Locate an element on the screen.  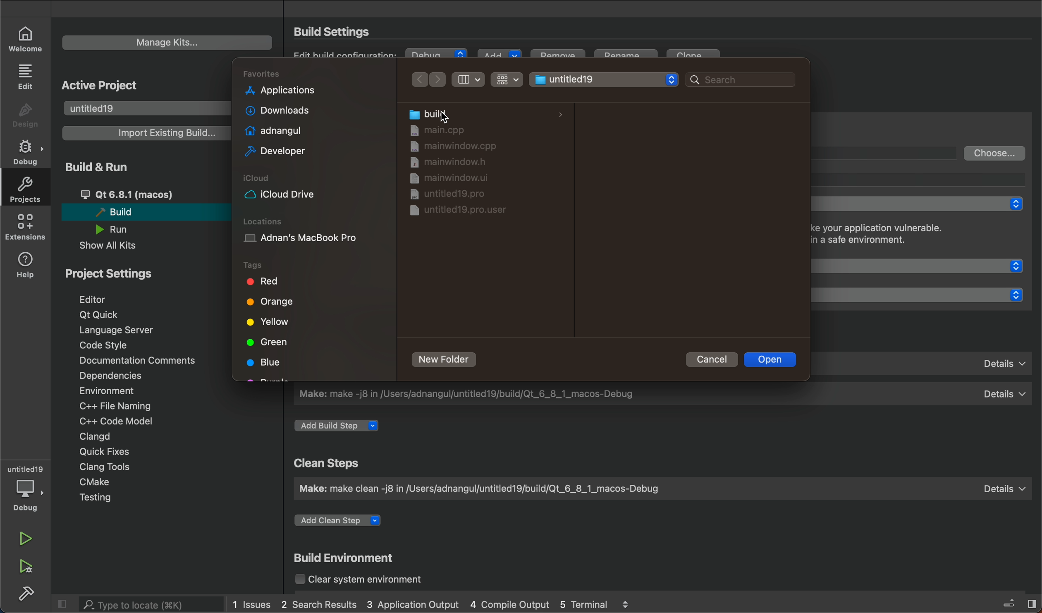
yellow is located at coordinates (268, 323).